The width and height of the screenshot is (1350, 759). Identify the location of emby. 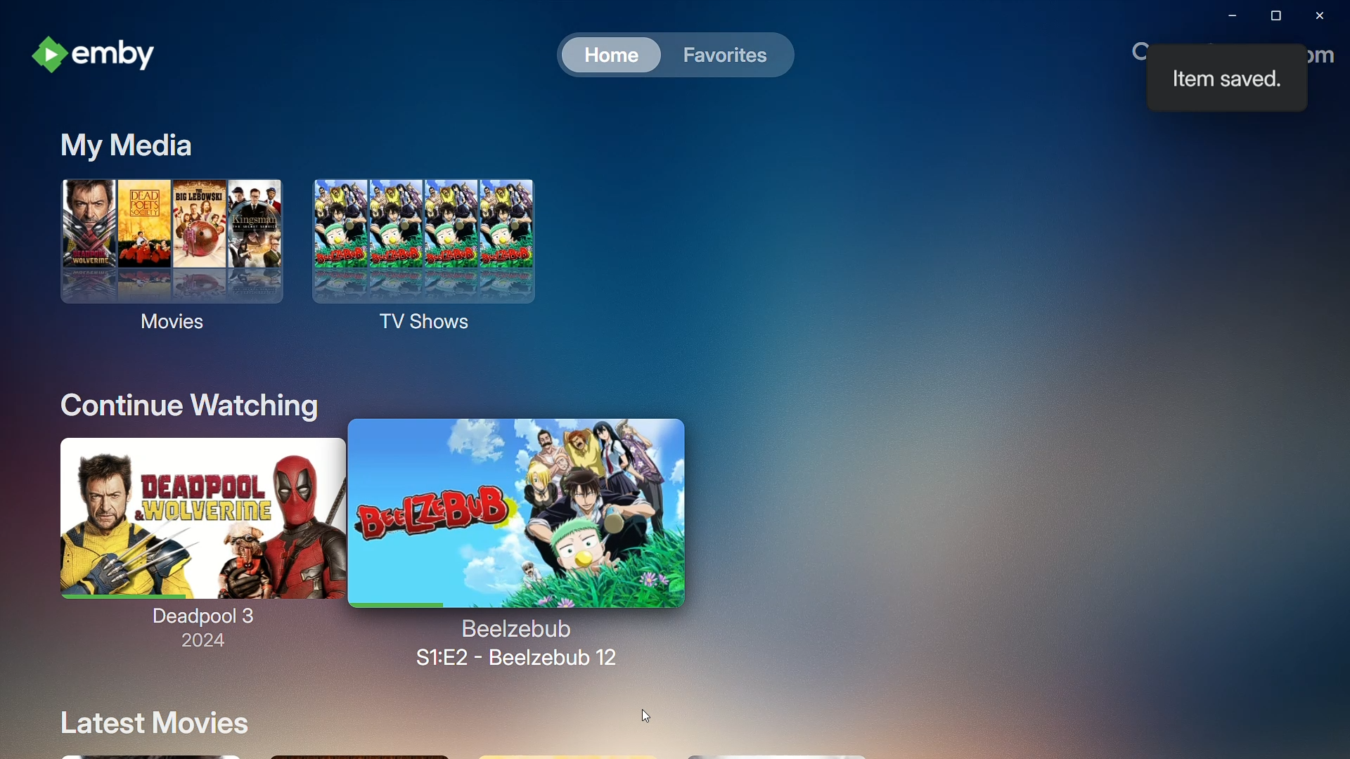
(127, 56).